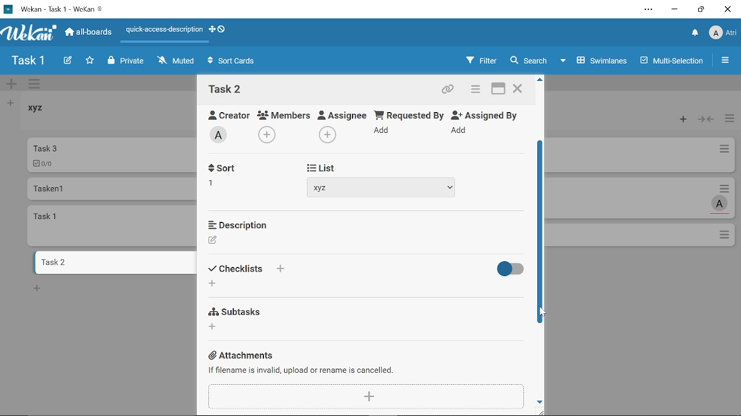 The height and width of the screenshot is (416, 741). Describe the element at coordinates (540, 80) in the screenshot. I see `Move up` at that location.